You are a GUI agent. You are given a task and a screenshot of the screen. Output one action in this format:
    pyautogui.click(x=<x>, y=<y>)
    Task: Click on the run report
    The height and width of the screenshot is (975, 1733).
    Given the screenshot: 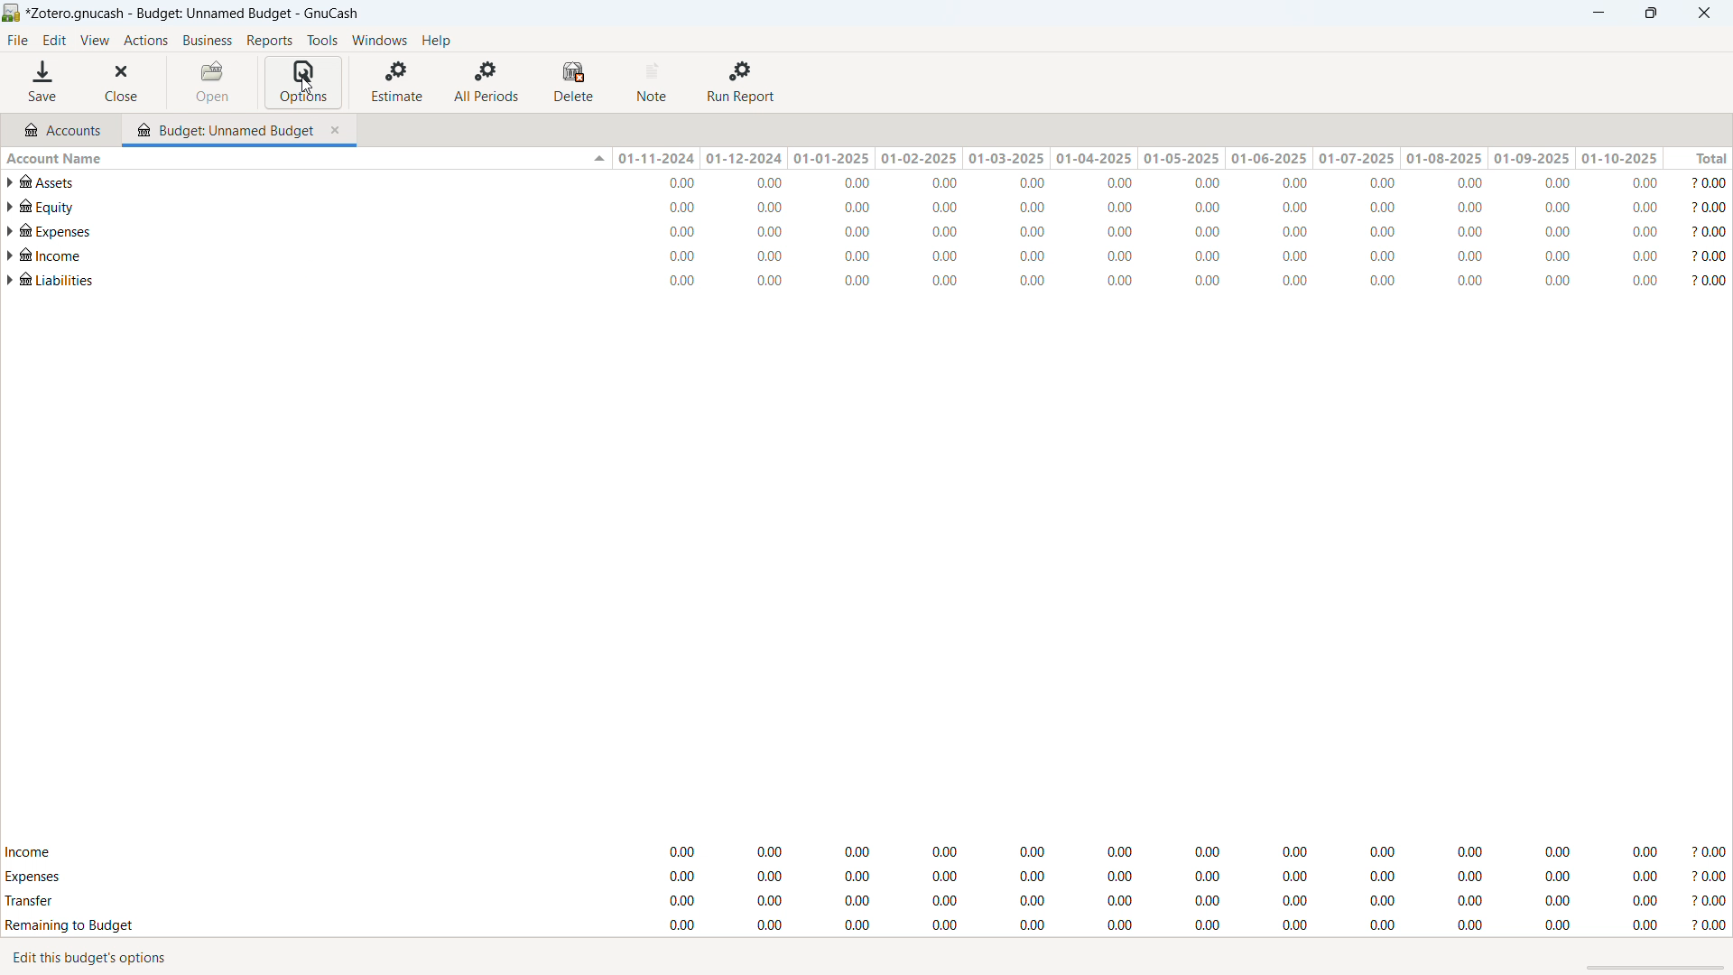 What is the action you would take?
    pyautogui.click(x=743, y=82)
    